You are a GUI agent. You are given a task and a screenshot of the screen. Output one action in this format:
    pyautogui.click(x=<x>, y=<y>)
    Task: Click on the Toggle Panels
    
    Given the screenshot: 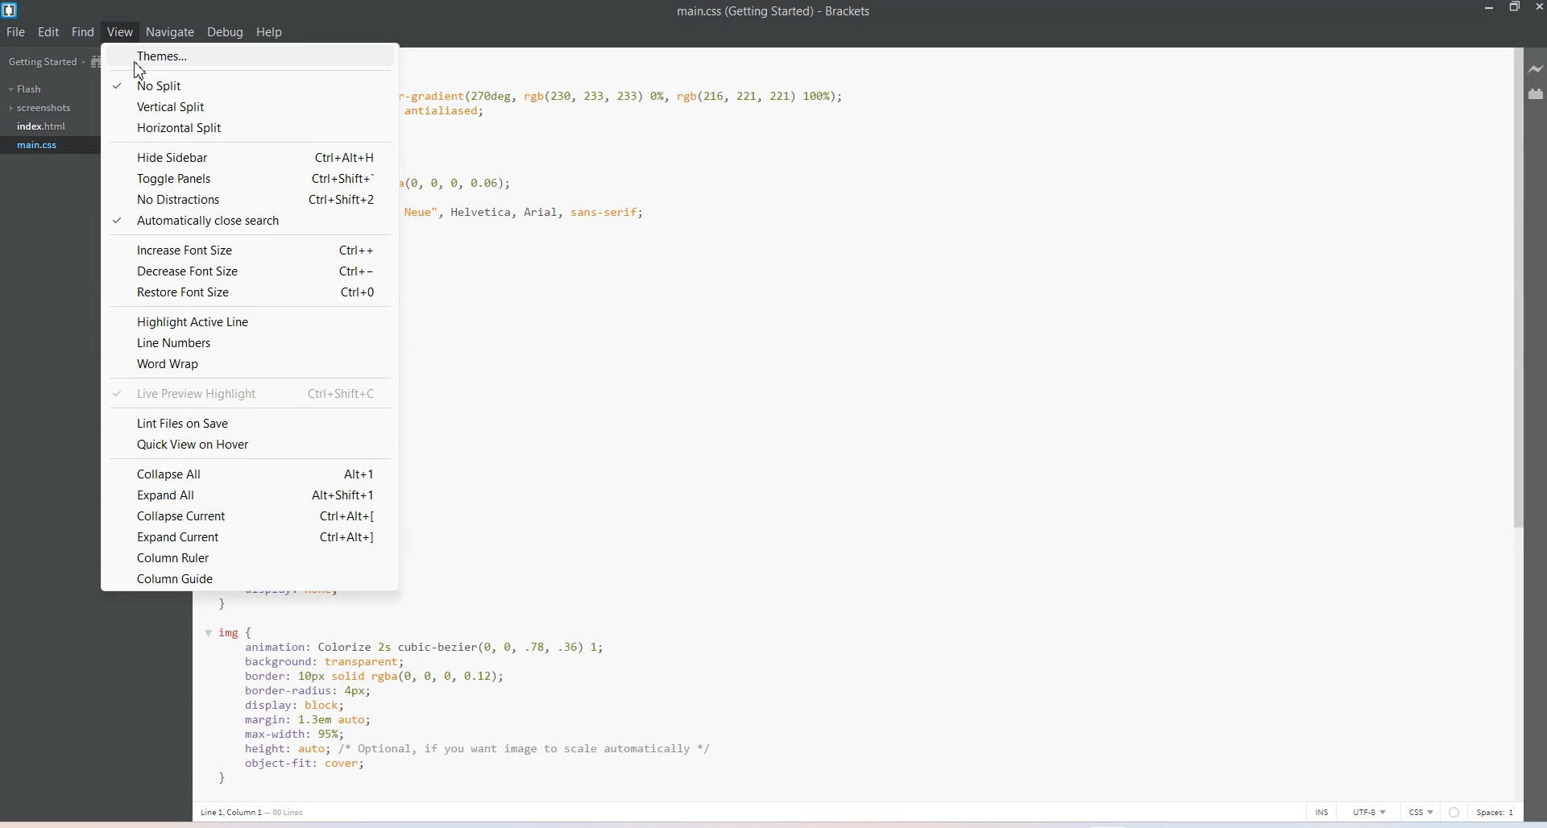 What is the action you would take?
    pyautogui.click(x=249, y=179)
    